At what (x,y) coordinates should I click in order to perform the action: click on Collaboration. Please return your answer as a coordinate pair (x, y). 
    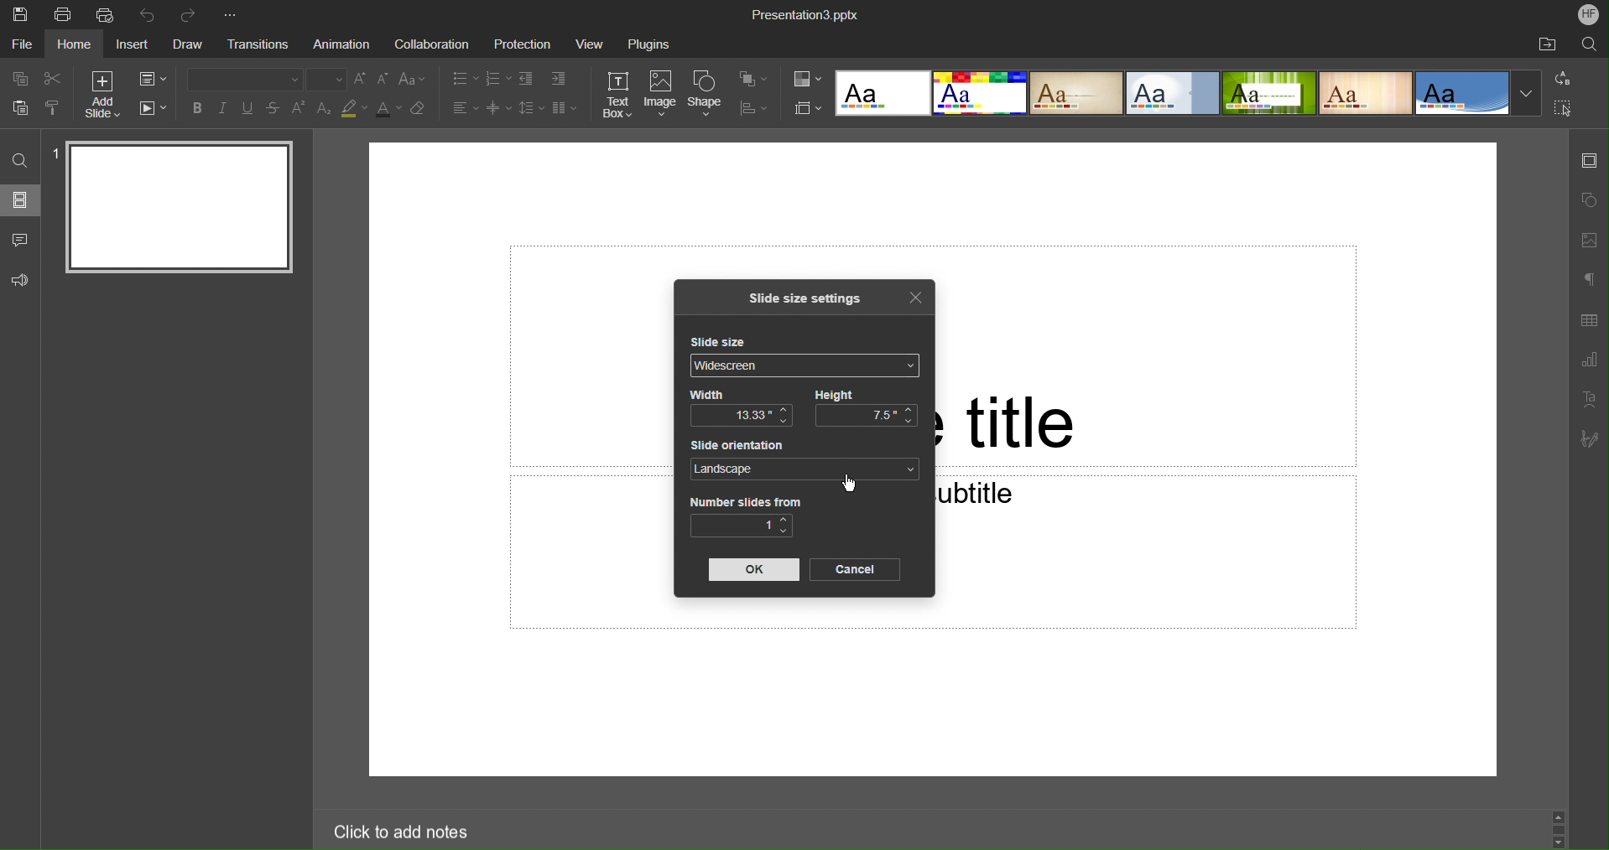
    Looking at the image, I should click on (432, 45).